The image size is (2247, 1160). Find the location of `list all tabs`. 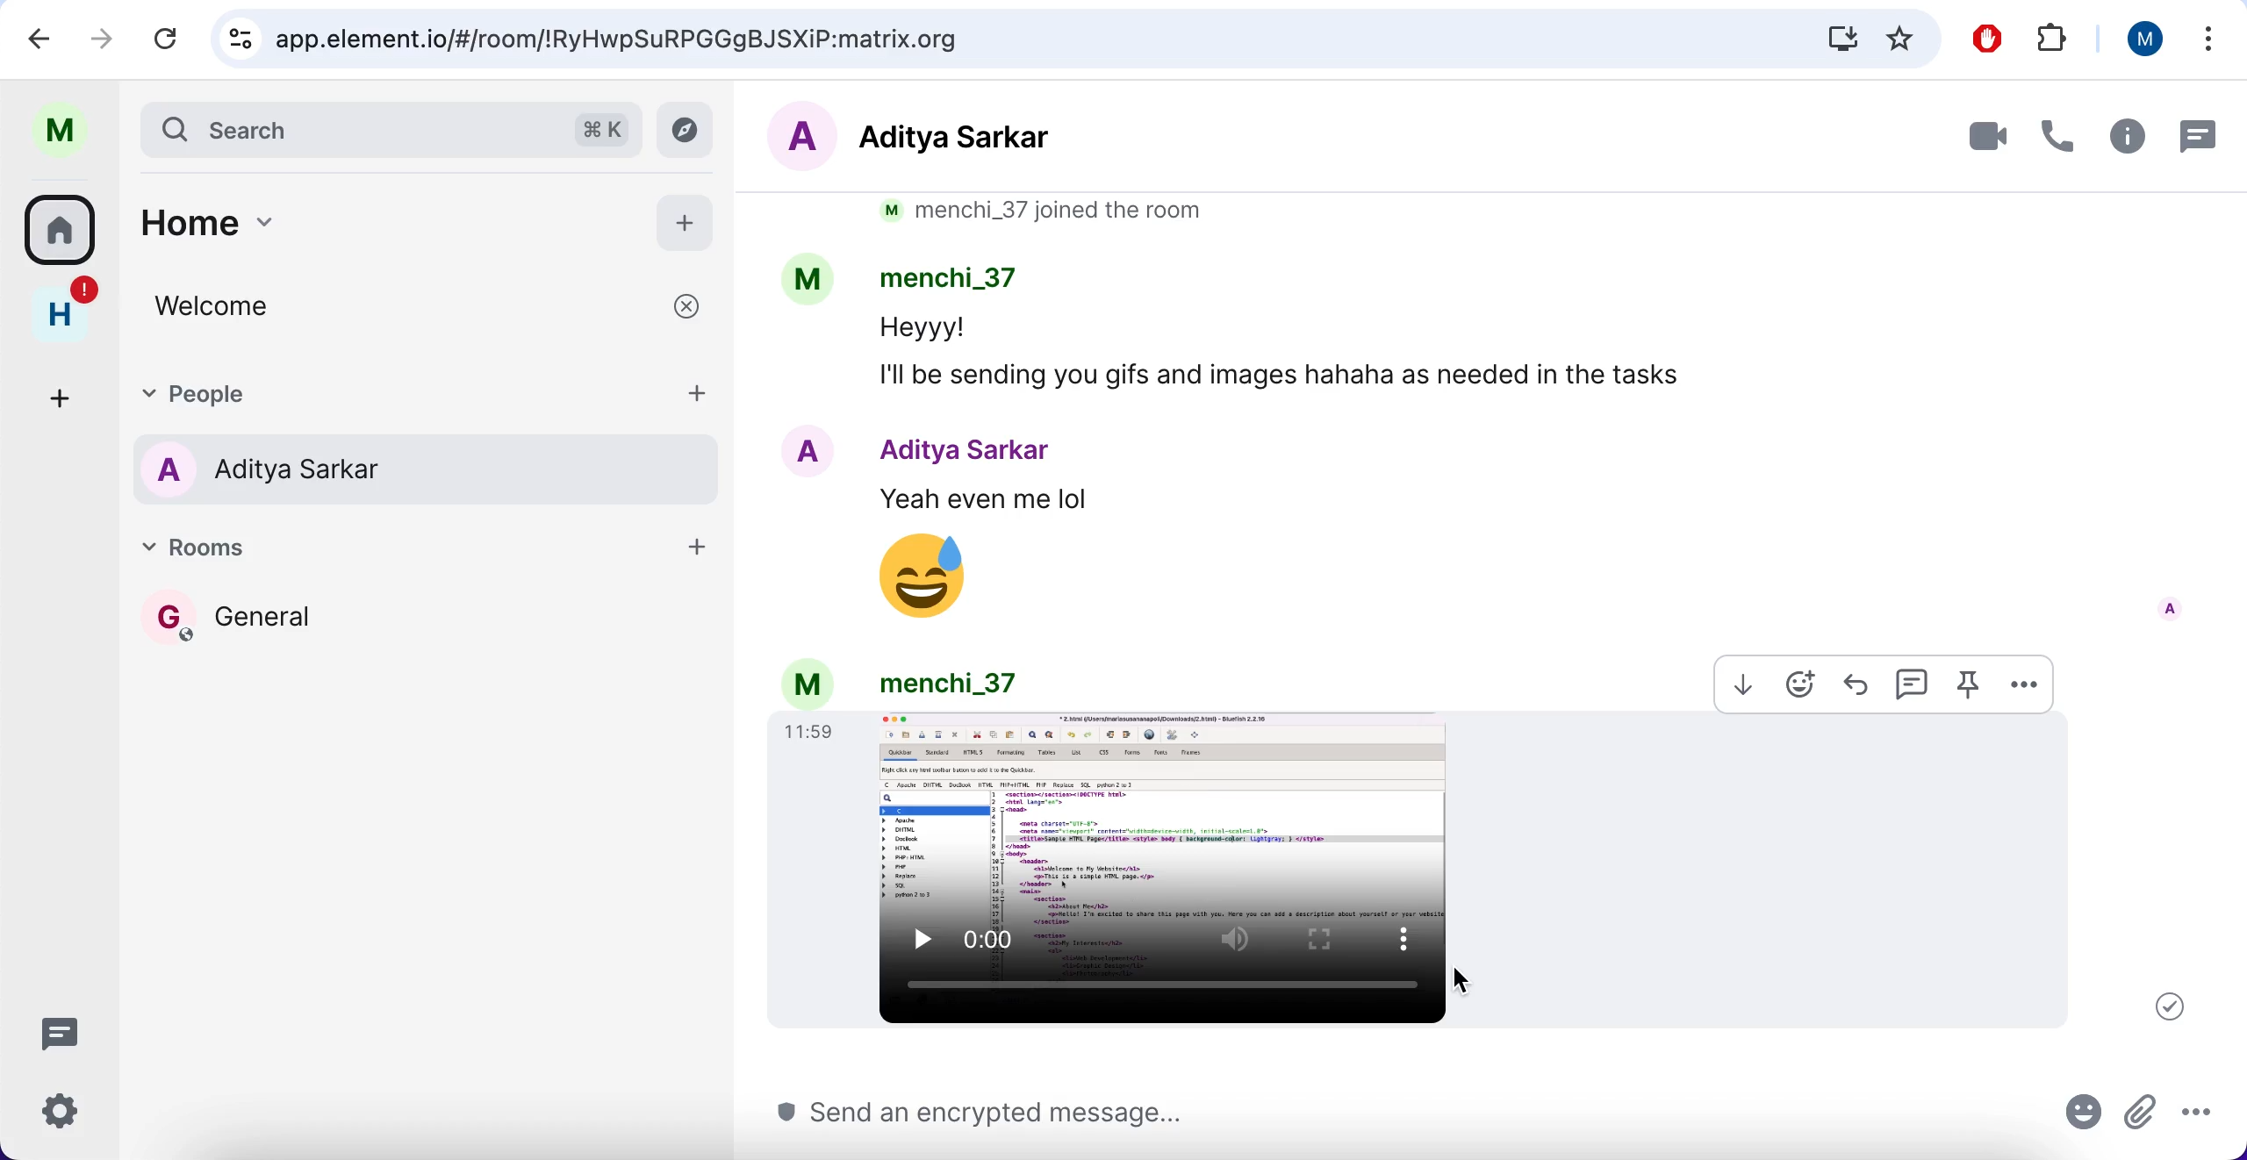

list all tabs is located at coordinates (2203, 42).